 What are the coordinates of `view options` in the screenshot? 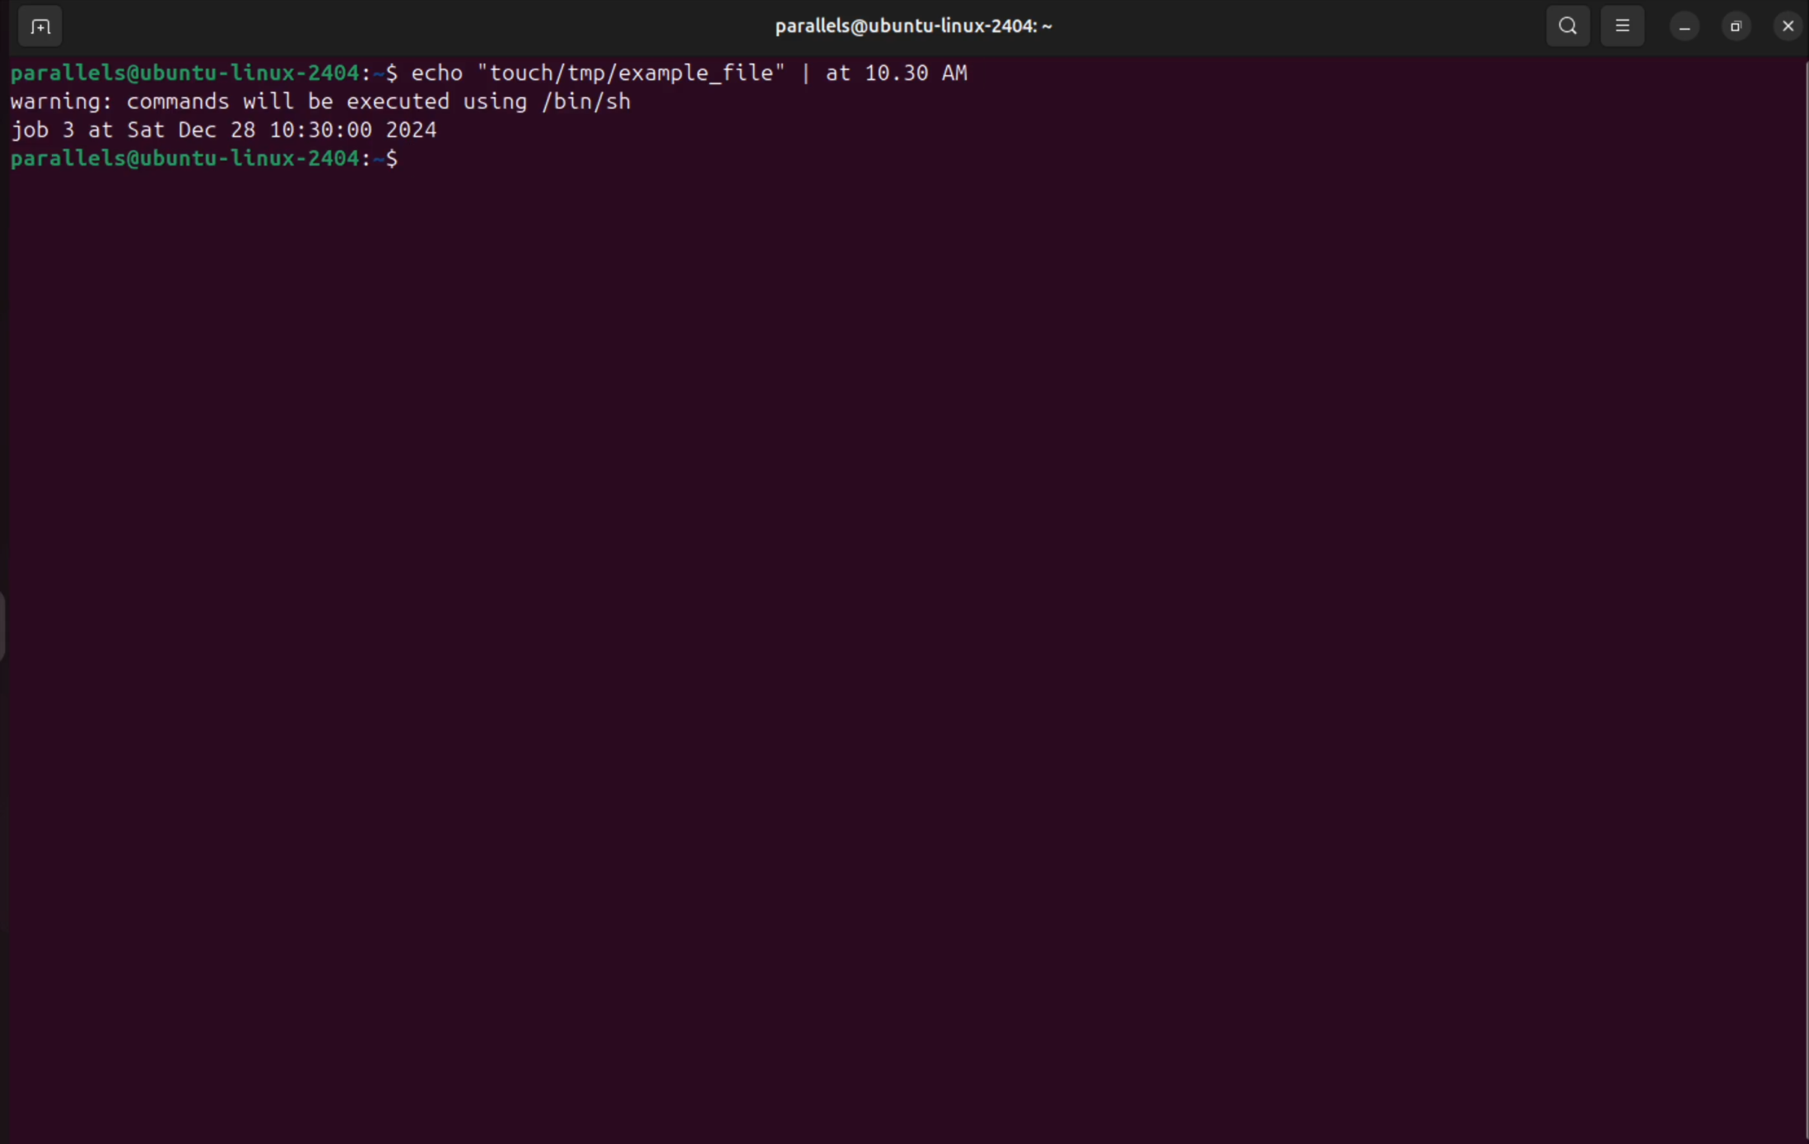 It's located at (1626, 28).